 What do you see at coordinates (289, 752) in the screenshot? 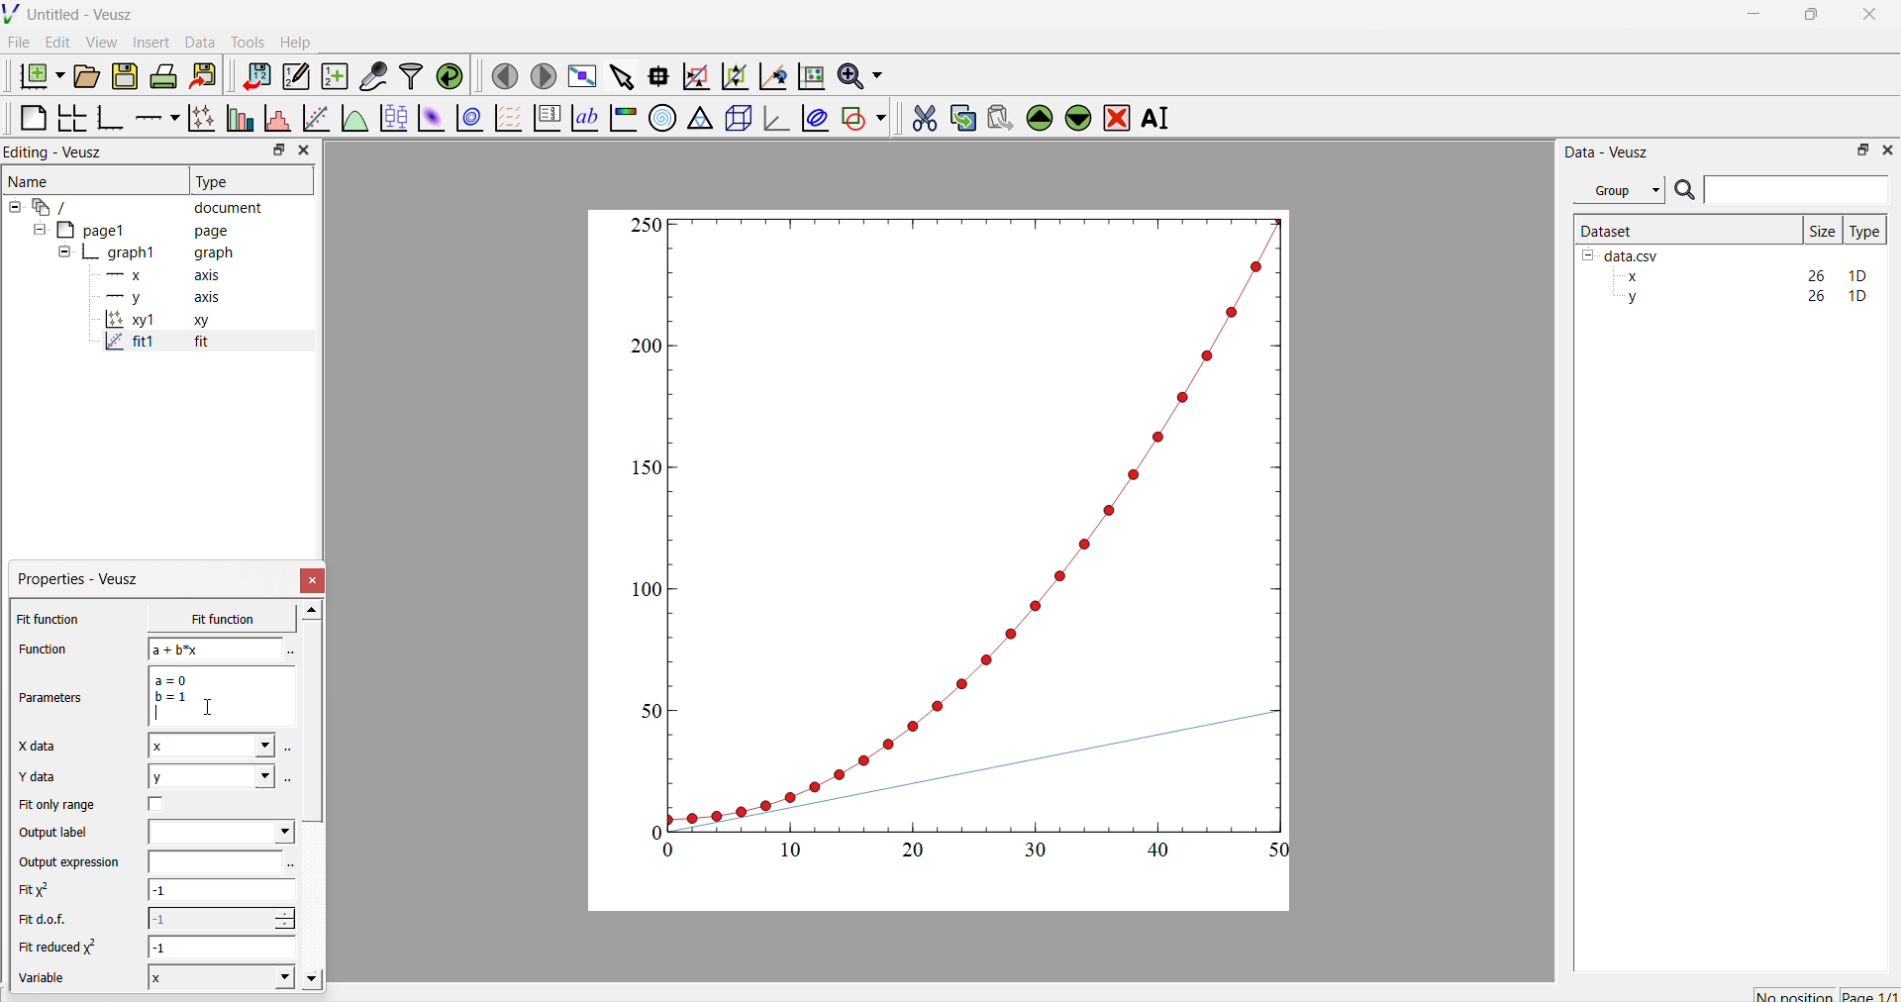
I see `Select using dataset browser` at bounding box center [289, 752].